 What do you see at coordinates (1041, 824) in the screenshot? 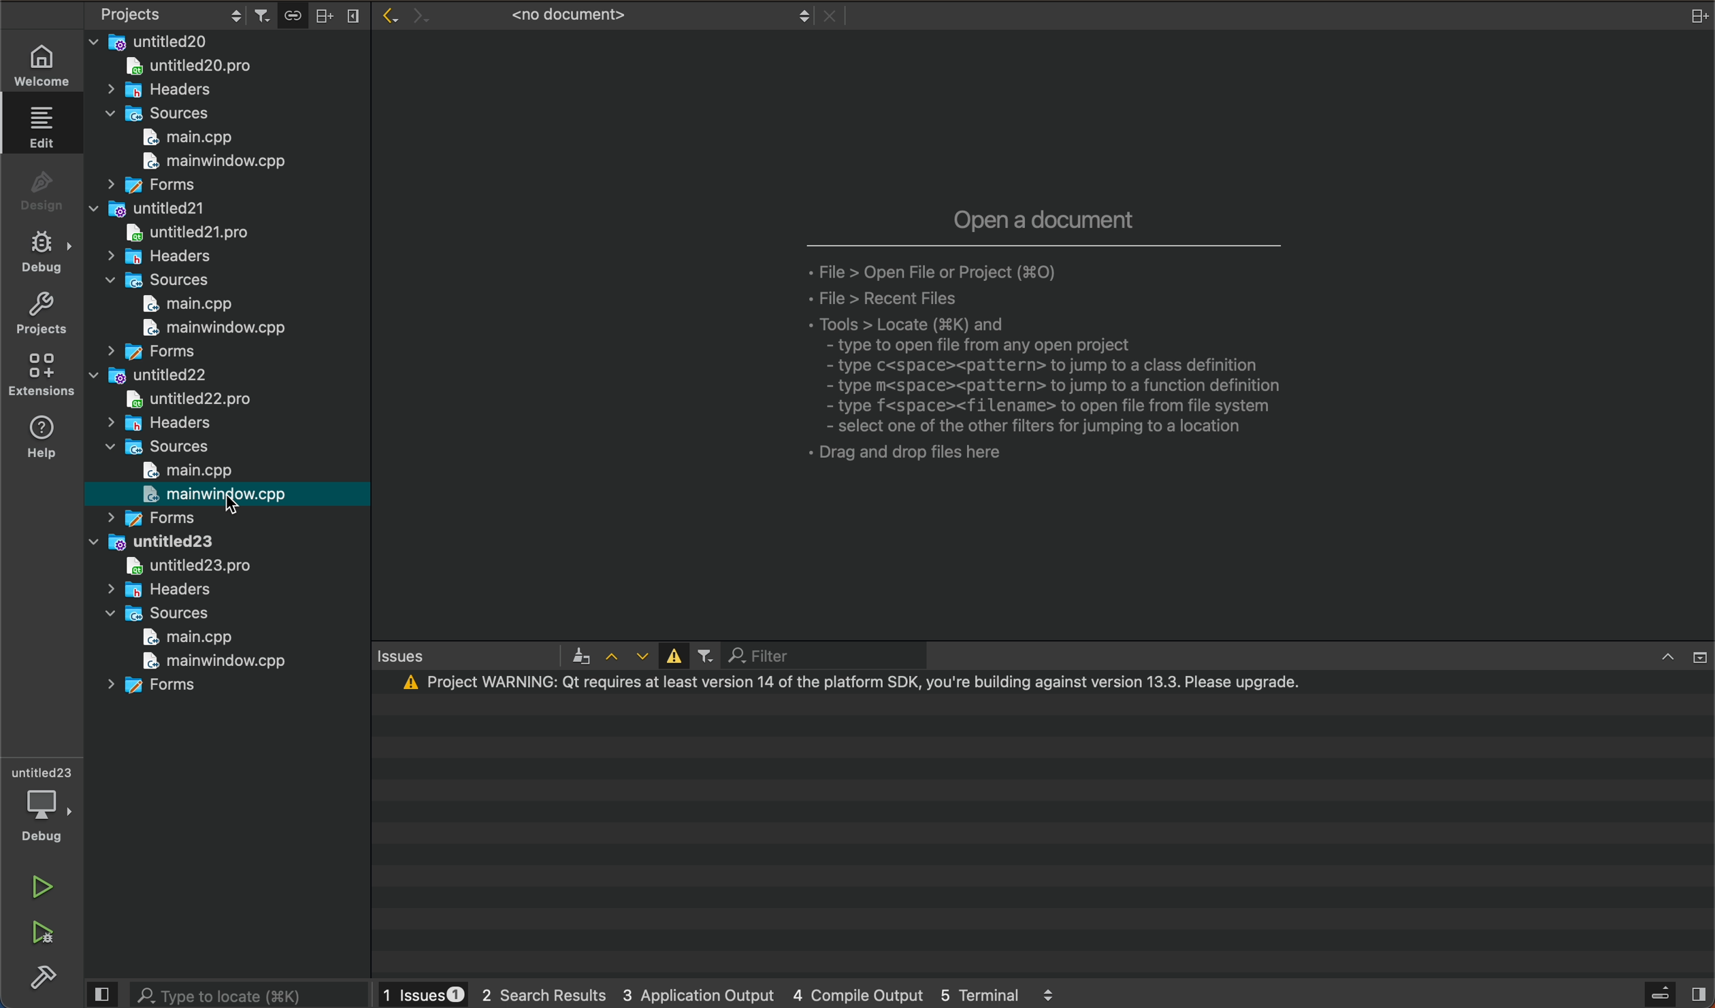
I see `terminal` at bounding box center [1041, 824].